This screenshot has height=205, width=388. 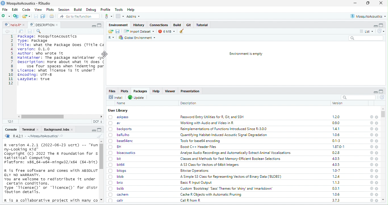 I want to click on save all open documents, so click(x=43, y=16).